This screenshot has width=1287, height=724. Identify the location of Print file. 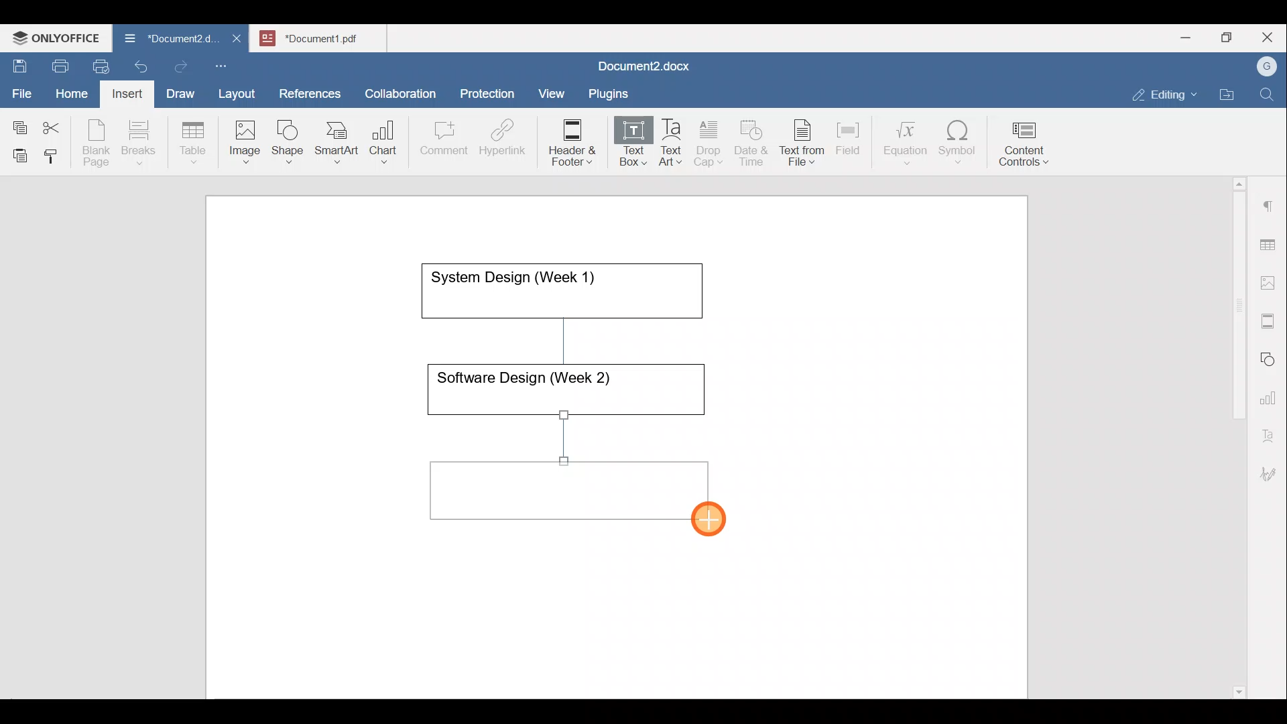
(58, 64).